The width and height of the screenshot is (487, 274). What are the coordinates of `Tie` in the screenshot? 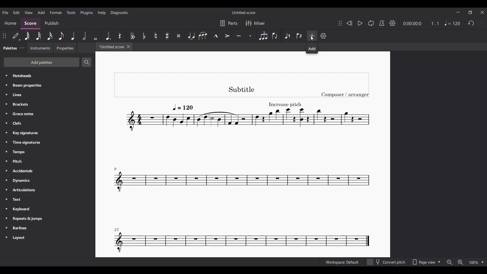 It's located at (191, 36).